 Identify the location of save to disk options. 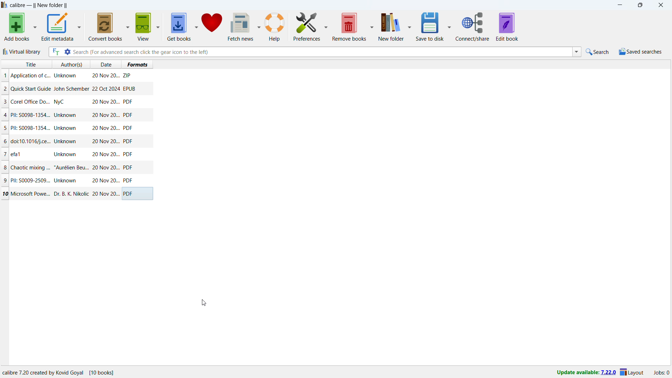
(450, 26).